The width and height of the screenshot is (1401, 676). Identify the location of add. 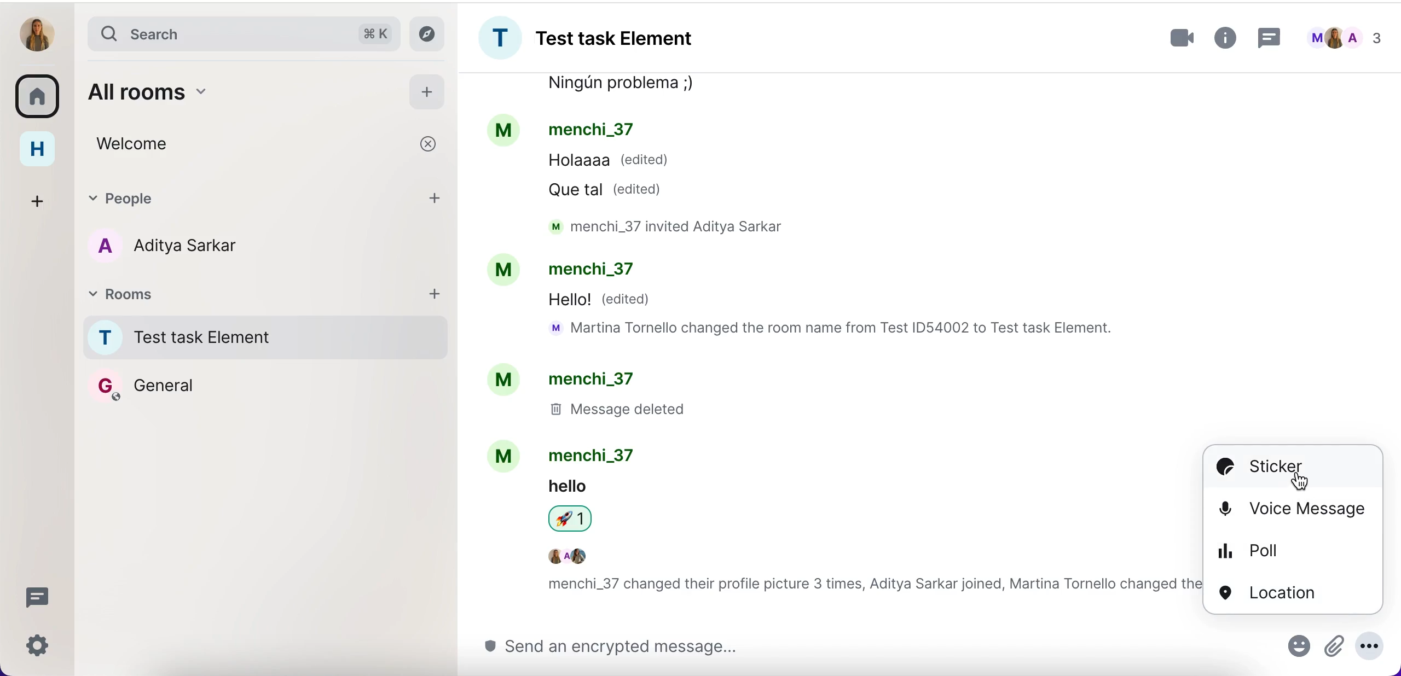
(436, 297).